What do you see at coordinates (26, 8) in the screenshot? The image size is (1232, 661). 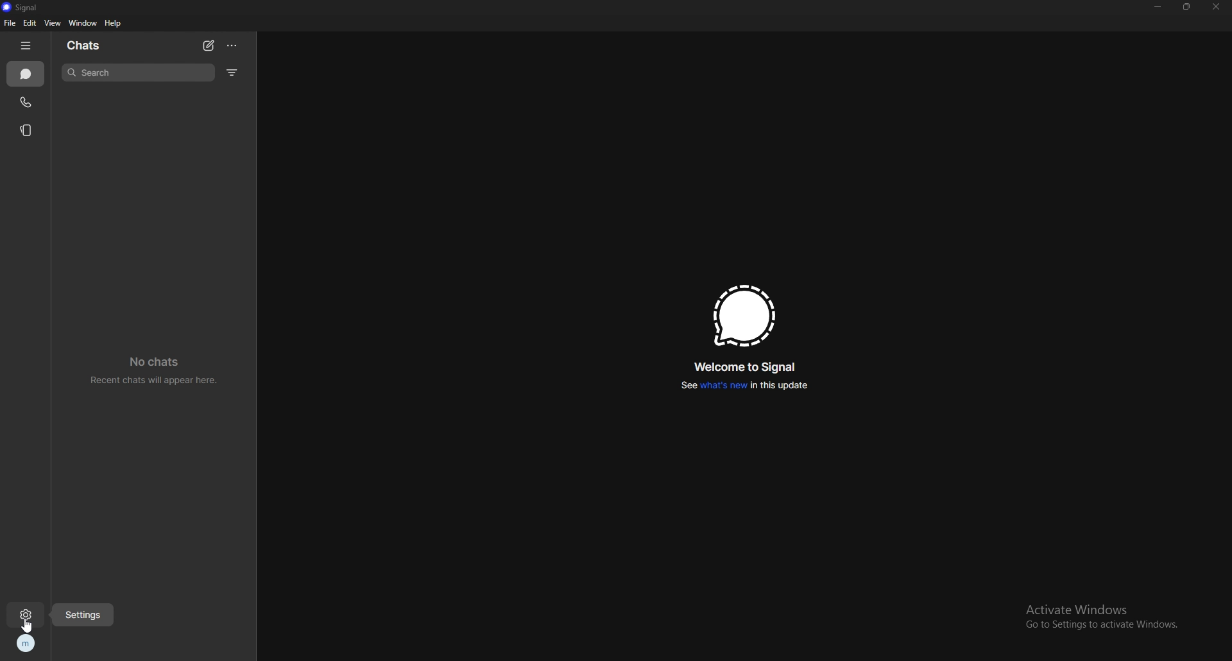 I see `signal` at bounding box center [26, 8].